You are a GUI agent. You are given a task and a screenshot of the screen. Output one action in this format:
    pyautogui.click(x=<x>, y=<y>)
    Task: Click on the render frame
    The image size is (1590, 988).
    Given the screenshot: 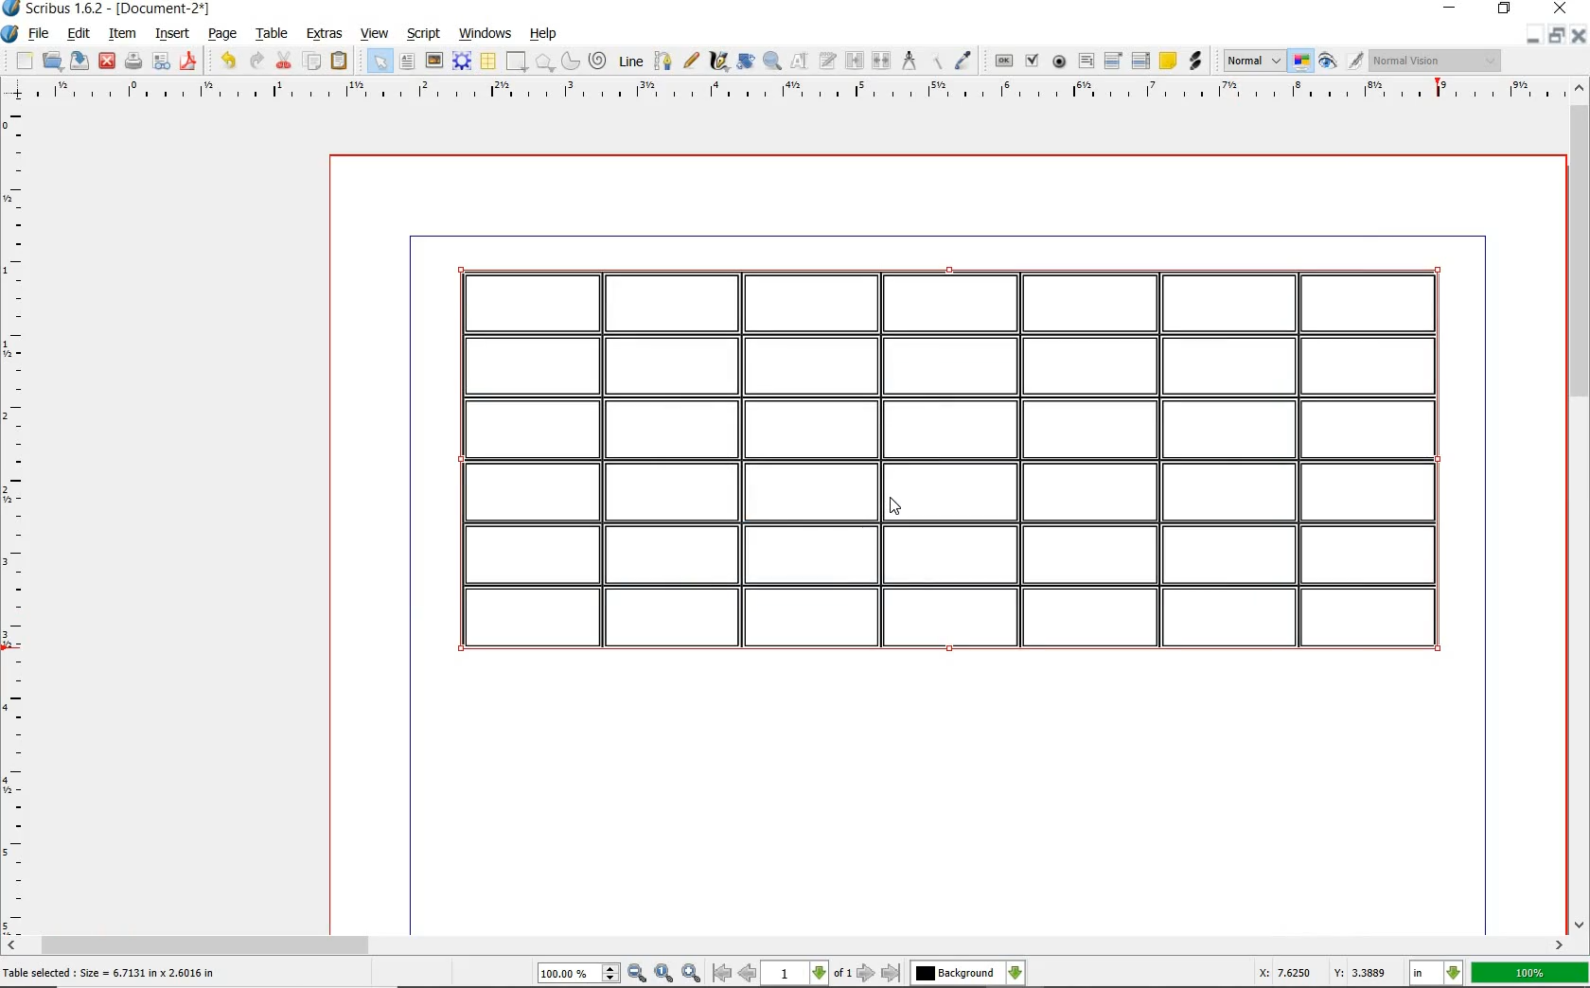 What is the action you would take?
    pyautogui.click(x=462, y=62)
    